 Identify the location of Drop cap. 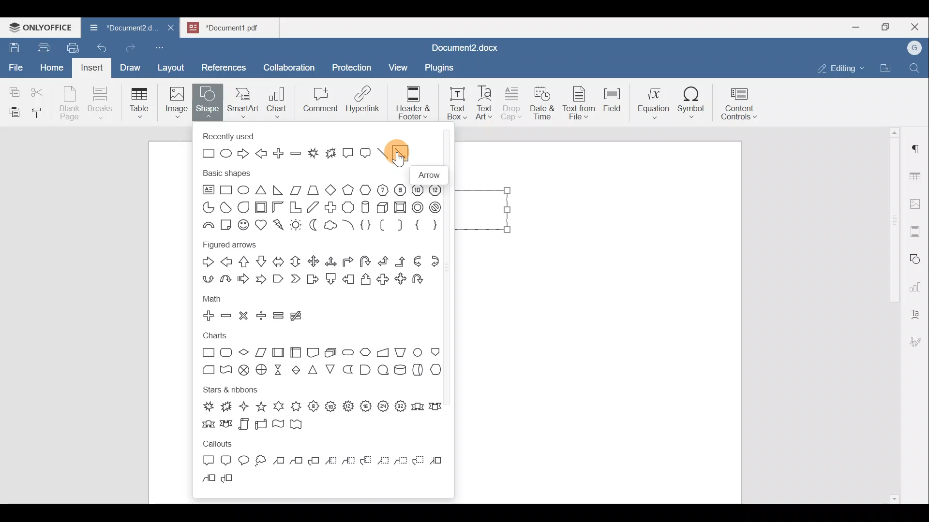
(513, 102).